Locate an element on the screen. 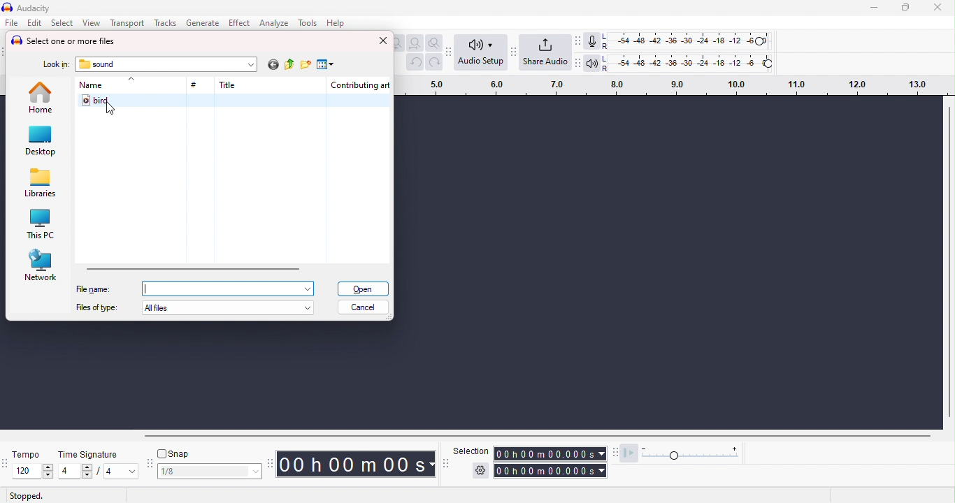 This screenshot has width=955, height=503. selection is located at coordinates (471, 450).